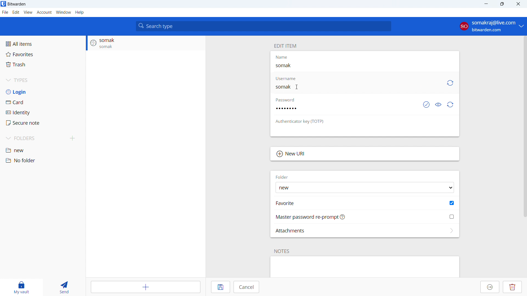 This screenshot has height=296, width=527. What do you see at coordinates (43, 44) in the screenshot?
I see `all items` at bounding box center [43, 44].